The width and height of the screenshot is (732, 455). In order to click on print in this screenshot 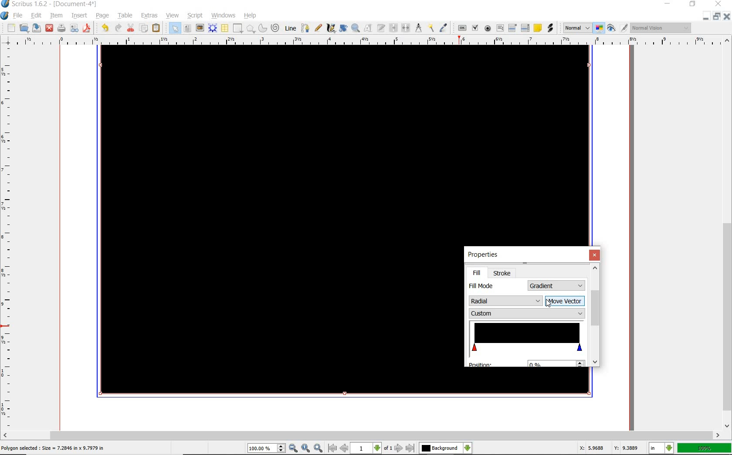, I will do `click(61, 28)`.